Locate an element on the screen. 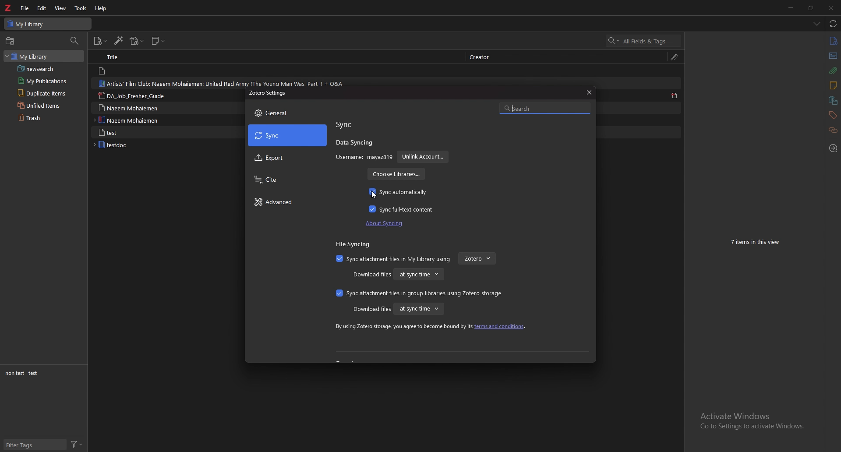  by using zotero storage, you agree to become bound by its  is located at coordinates (403, 327).